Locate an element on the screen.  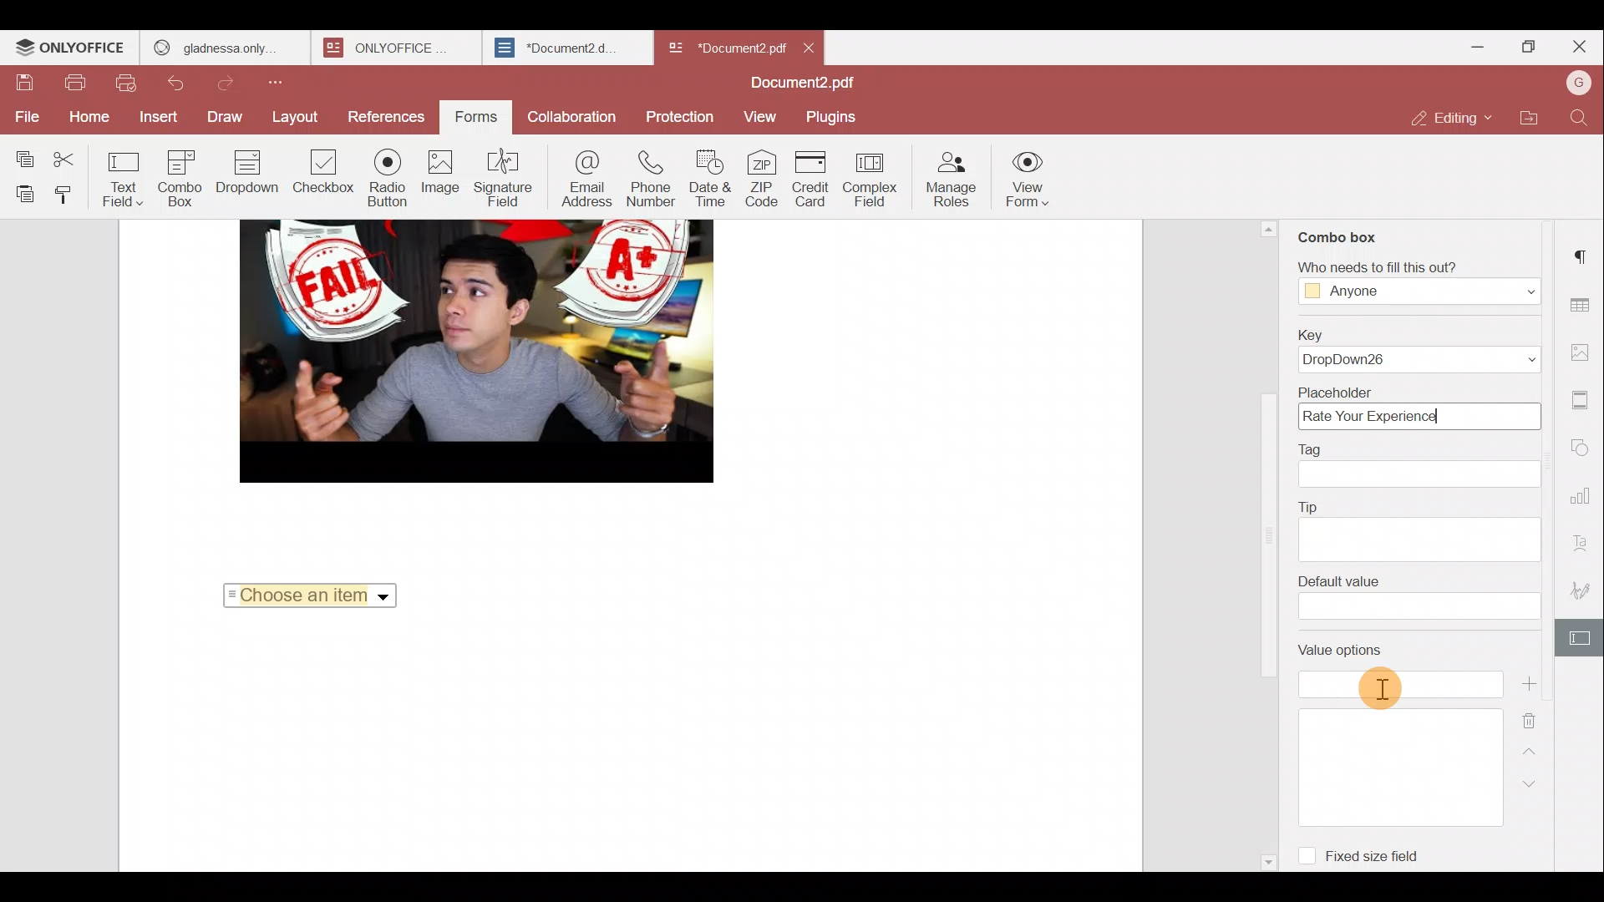
Date & time is located at coordinates (711, 181).